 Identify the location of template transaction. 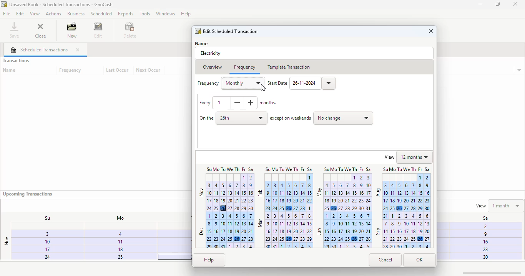
(288, 67).